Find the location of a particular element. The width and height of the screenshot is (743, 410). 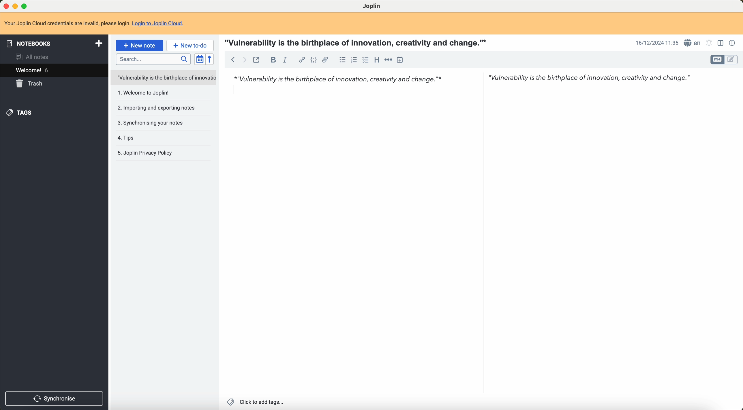

close program is located at coordinates (5, 5).